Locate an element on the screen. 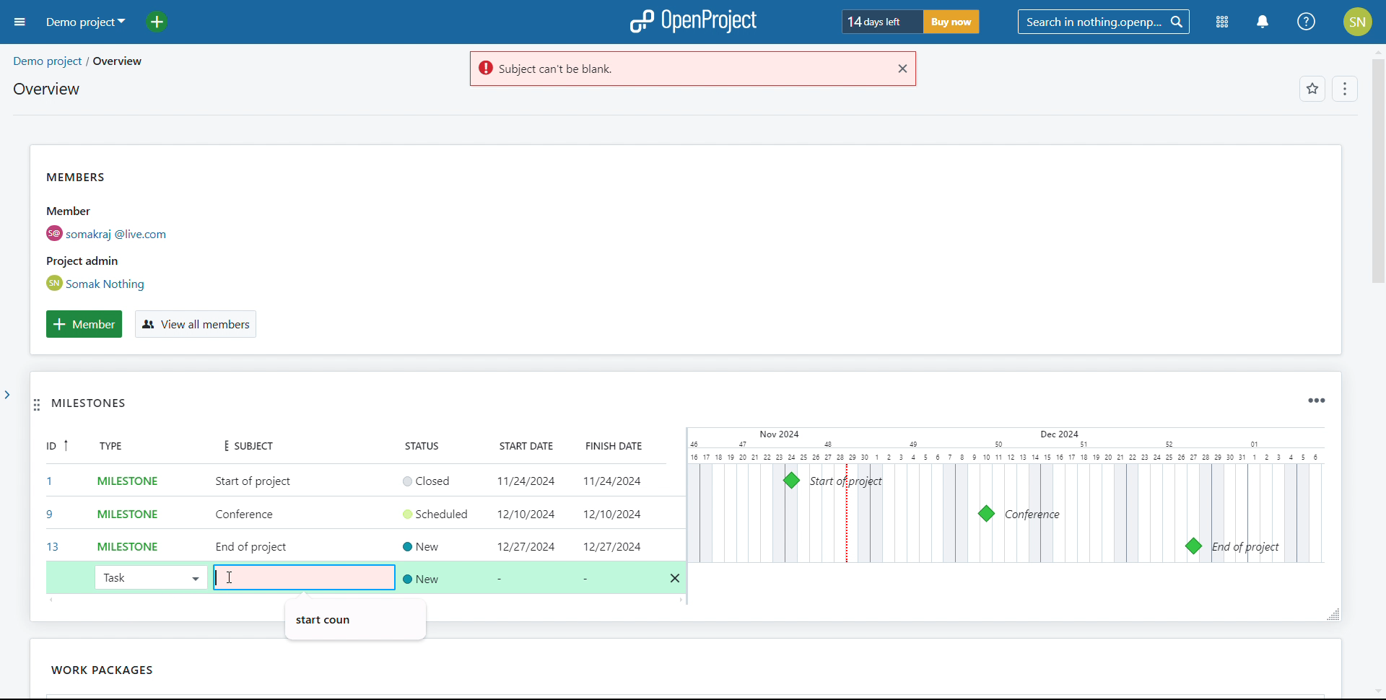  set type is located at coordinates (120, 512).